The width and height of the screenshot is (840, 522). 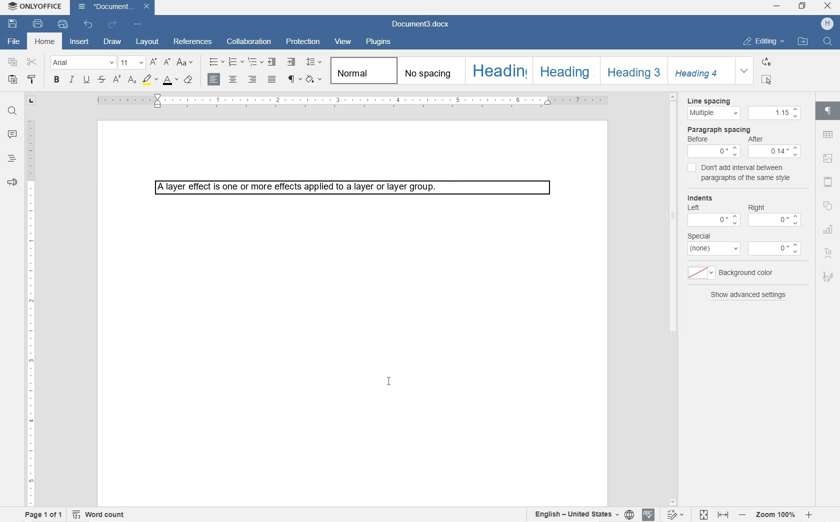 I want to click on SPELL CHECKING, so click(x=648, y=515).